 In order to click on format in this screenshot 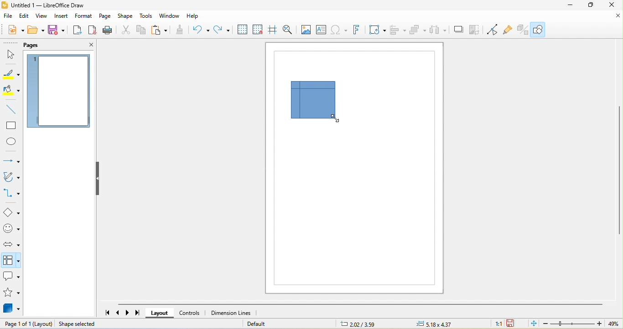, I will do `click(85, 16)`.